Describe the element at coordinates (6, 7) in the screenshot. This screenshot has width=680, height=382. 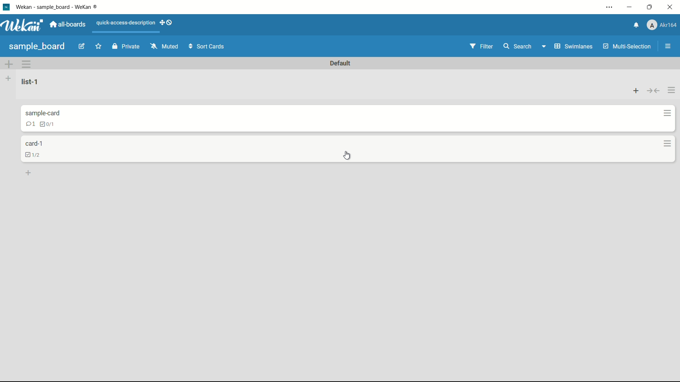
I see `wekan logo` at that location.